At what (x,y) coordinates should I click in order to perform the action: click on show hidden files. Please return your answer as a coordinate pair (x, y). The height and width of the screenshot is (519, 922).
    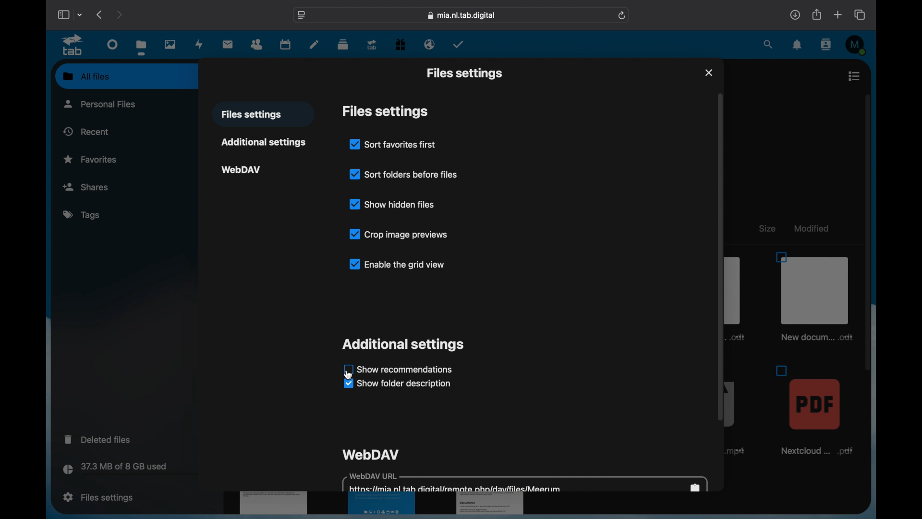
    Looking at the image, I should click on (391, 203).